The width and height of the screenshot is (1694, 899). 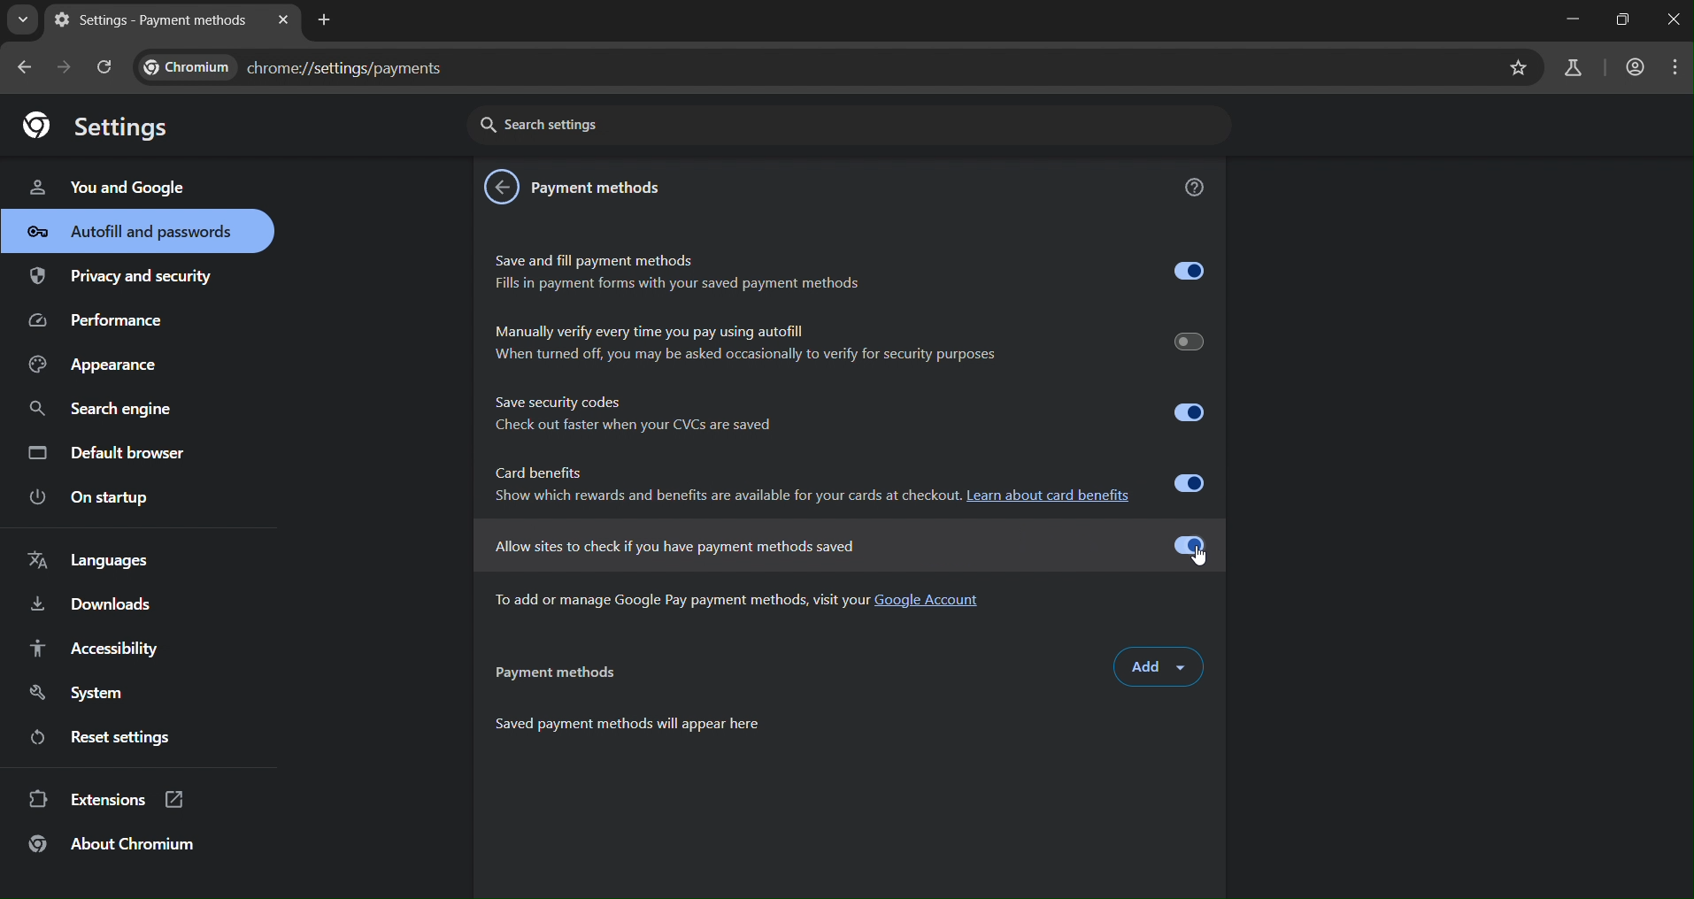 What do you see at coordinates (127, 232) in the screenshot?
I see `autofill & passwords` at bounding box center [127, 232].